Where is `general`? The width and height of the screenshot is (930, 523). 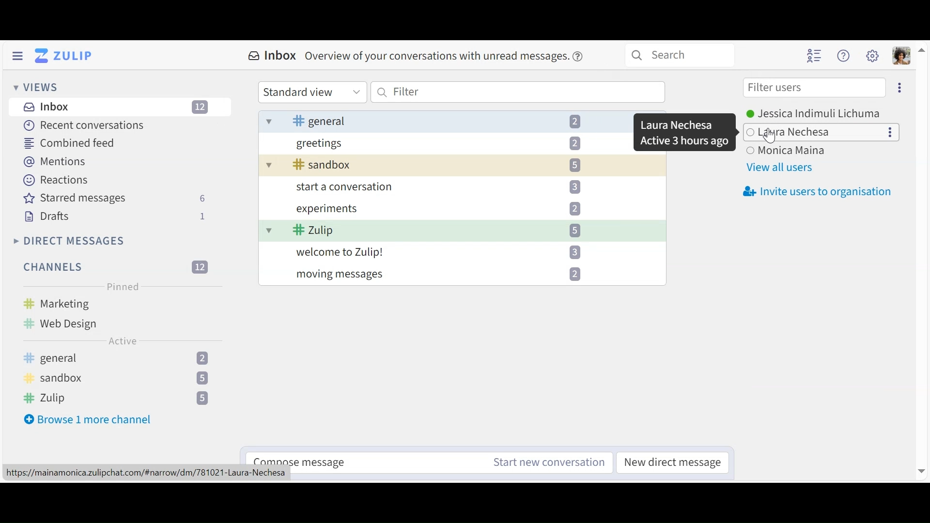 general is located at coordinates (423, 120).